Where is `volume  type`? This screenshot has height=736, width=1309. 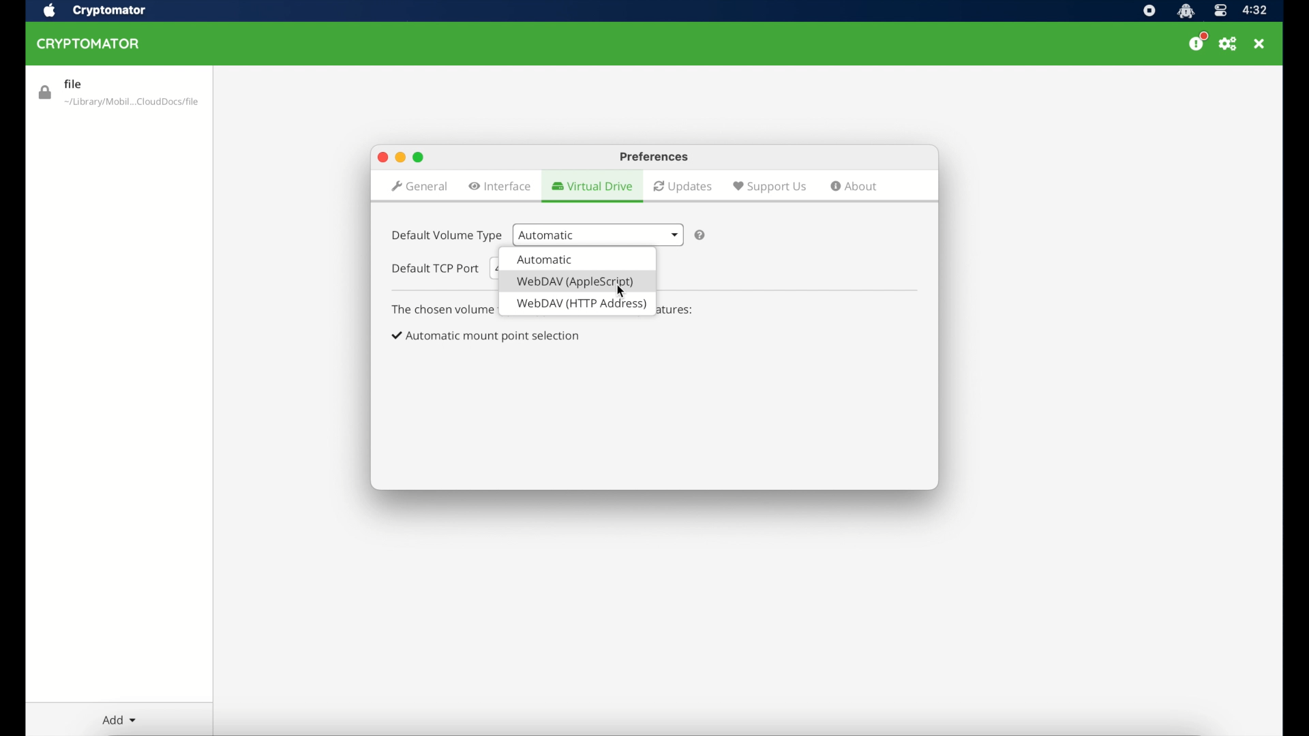 volume  type is located at coordinates (544, 260).